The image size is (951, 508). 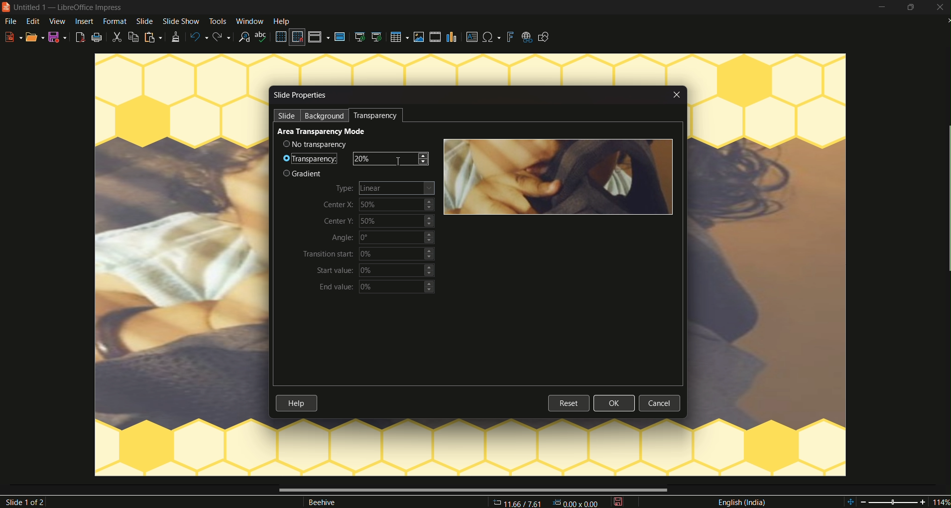 I want to click on help, so click(x=299, y=404).